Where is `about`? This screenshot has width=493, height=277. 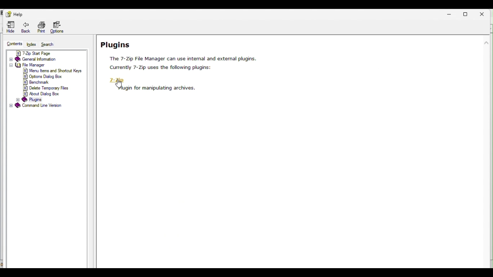 about is located at coordinates (42, 93).